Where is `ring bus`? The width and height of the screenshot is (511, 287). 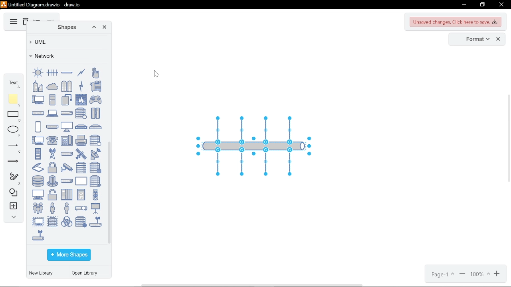 ring bus is located at coordinates (38, 73).